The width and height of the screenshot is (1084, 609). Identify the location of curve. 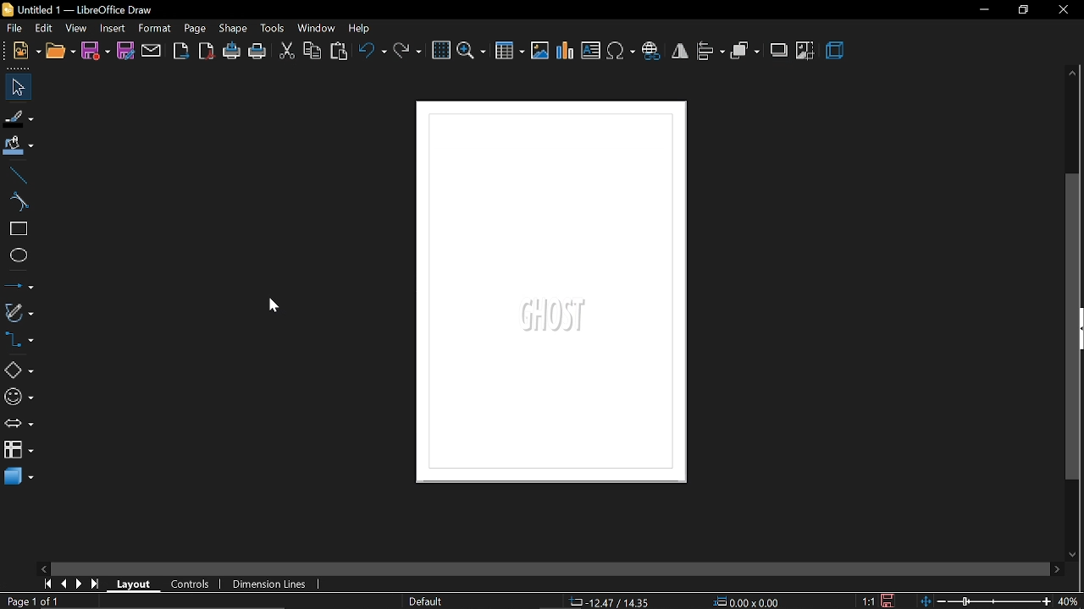
(15, 203).